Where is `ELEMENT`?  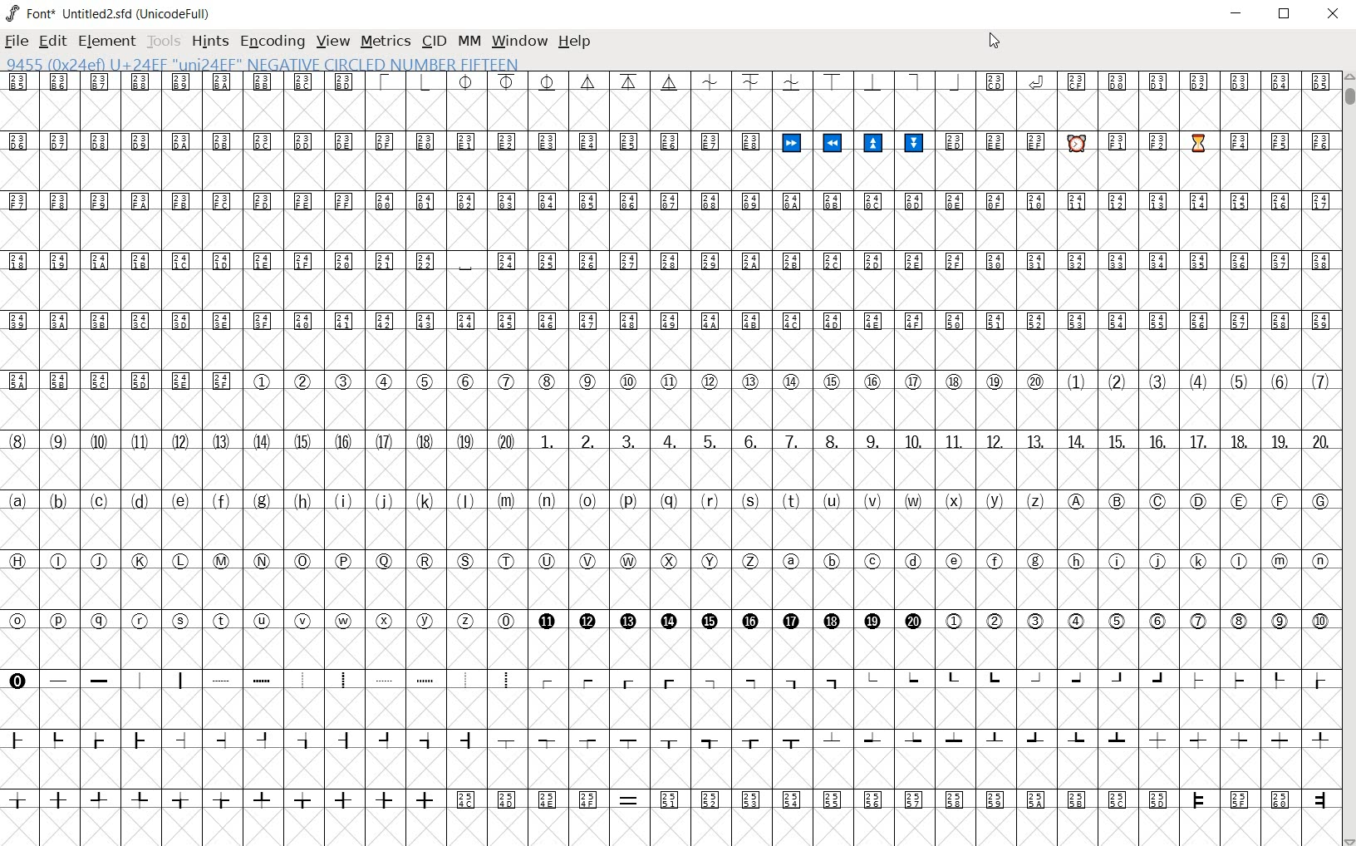 ELEMENT is located at coordinates (109, 41).